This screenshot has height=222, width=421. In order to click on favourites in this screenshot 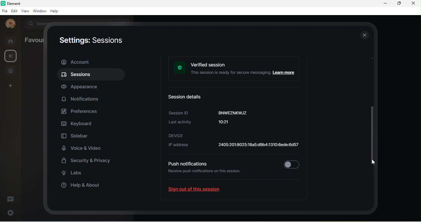, I will do `click(33, 40)`.